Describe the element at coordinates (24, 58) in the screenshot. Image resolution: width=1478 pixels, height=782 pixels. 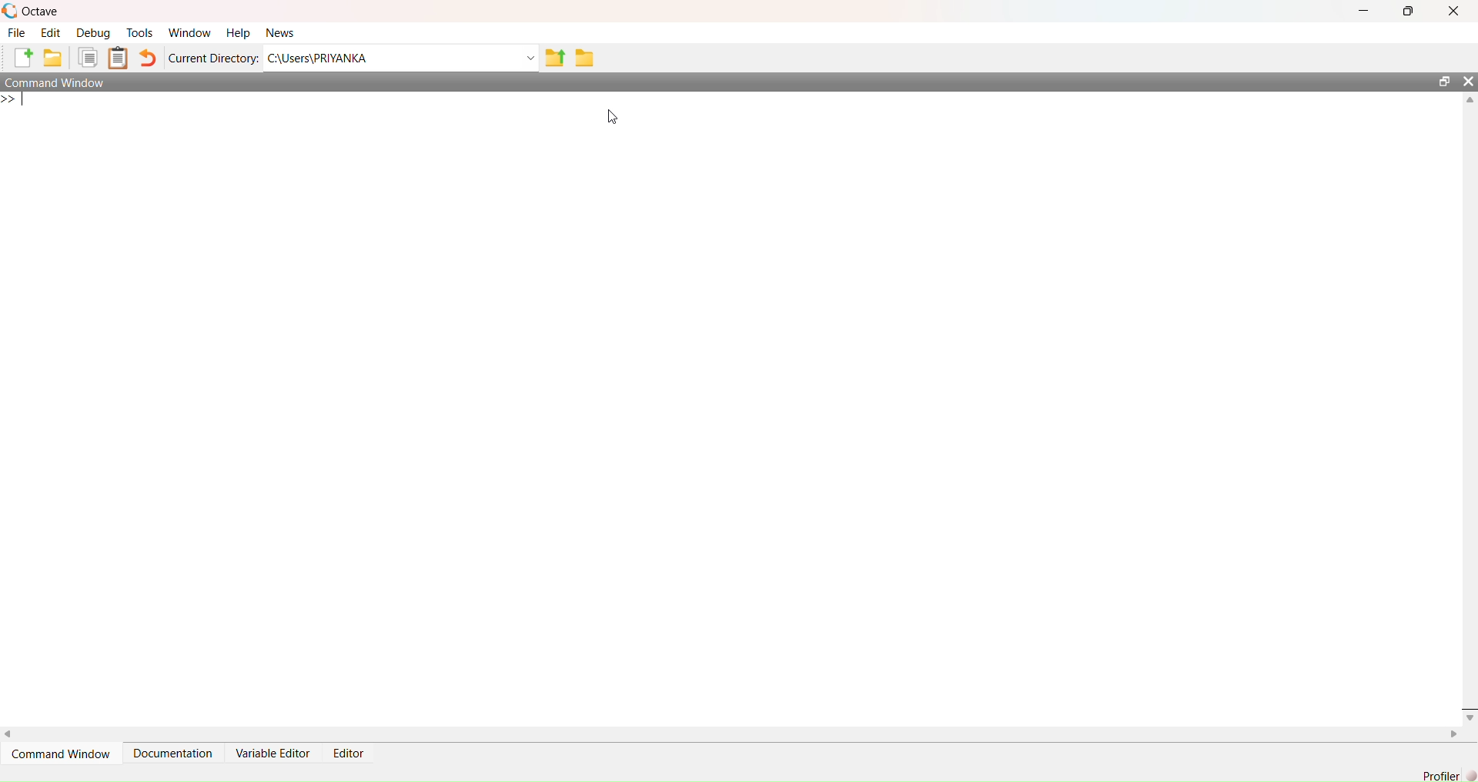
I see `New script` at that location.